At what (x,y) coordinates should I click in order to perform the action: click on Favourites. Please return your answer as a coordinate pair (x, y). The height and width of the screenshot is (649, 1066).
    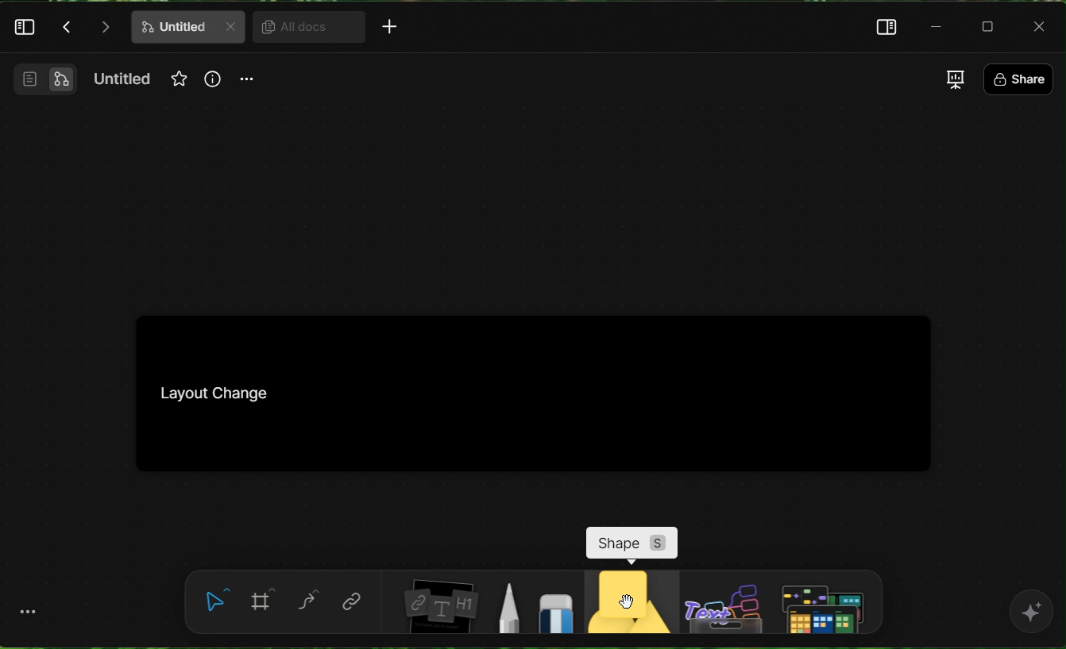
    Looking at the image, I should click on (177, 78).